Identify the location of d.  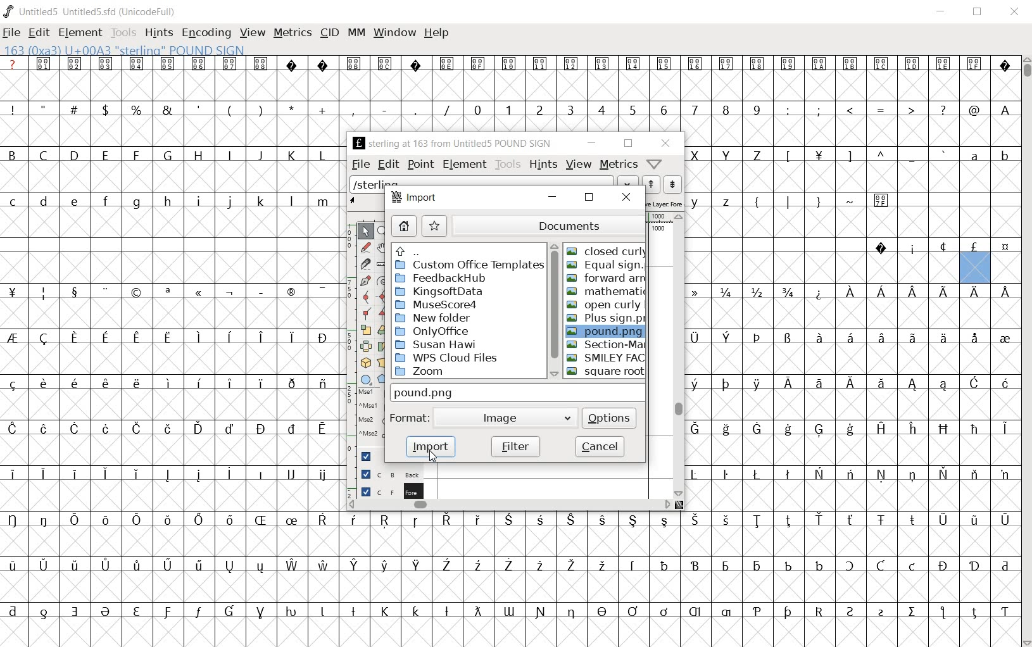
(44, 203).